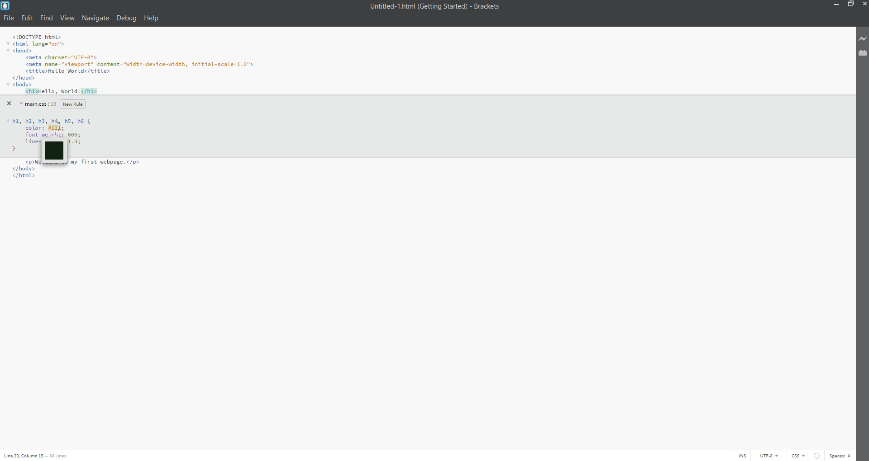  What do you see at coordinates (126, 20) in the screenshot?
I see `debug` at bounding box center [126, 20].